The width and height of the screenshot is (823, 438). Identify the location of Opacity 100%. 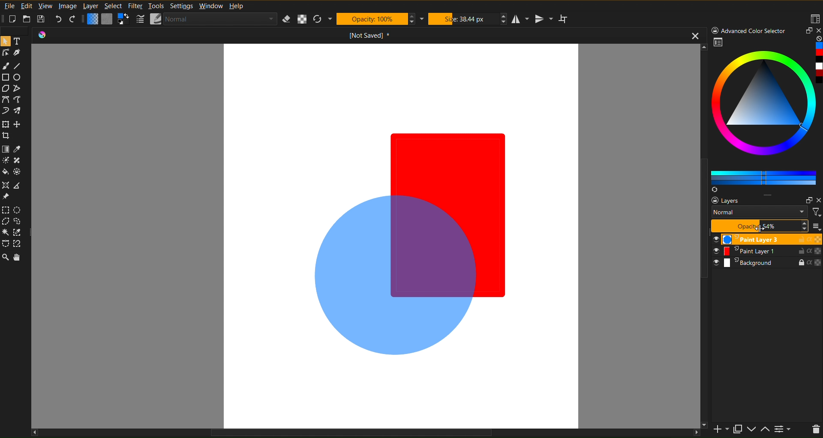
(759, 226).